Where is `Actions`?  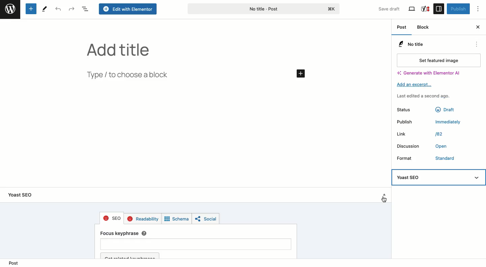 Actions is located at coordinates (475, 44).